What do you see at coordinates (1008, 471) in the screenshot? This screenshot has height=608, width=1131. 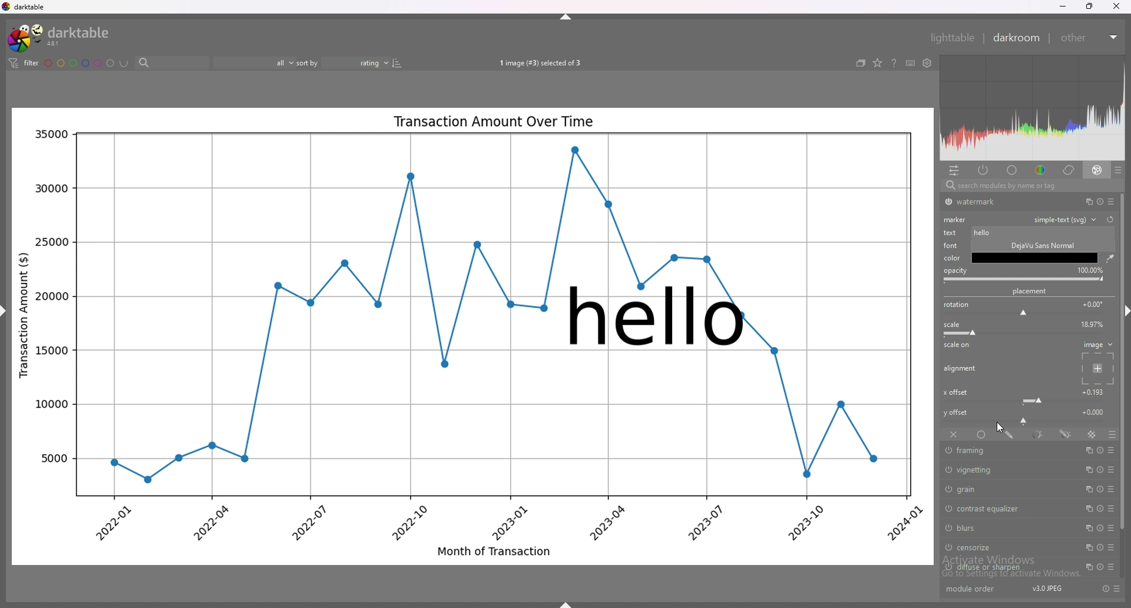 I see `vignetting` at bounding box center [1008, 471].